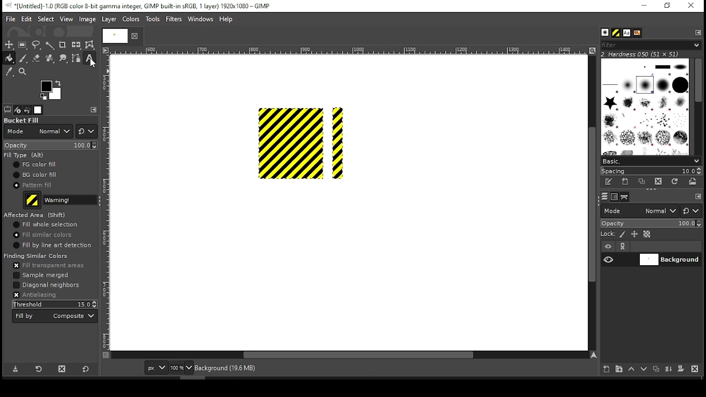  I want to click on windows, so click(201, 20).